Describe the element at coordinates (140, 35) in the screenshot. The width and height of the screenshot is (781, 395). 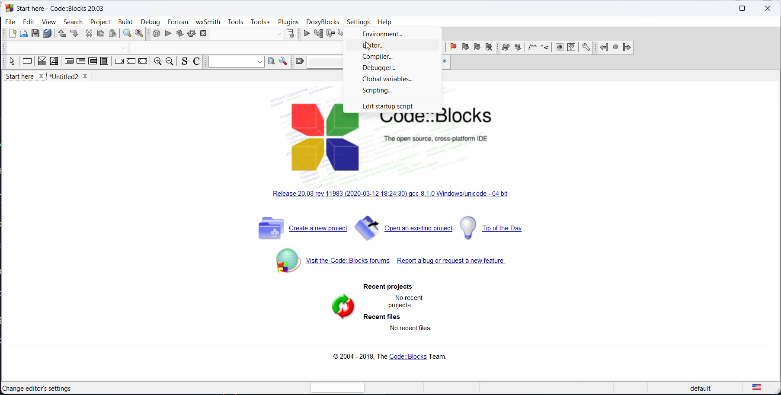
I see `replace` at that location.